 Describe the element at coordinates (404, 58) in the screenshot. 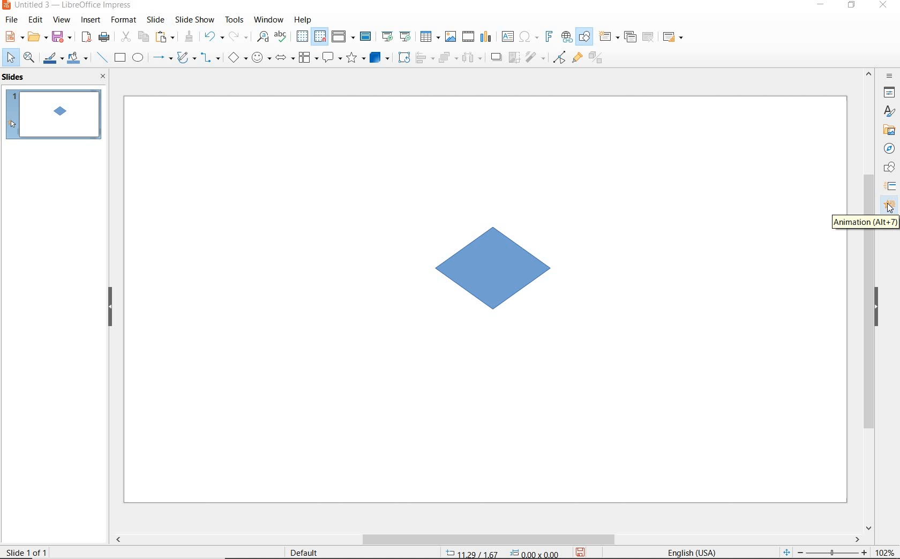

I see `rotate` at that location.